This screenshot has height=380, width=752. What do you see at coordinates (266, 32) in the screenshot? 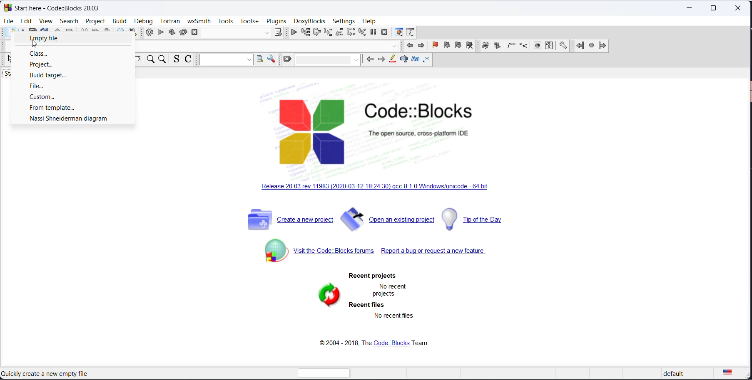
I see `dropdown button` at bounding box center [266, 32].